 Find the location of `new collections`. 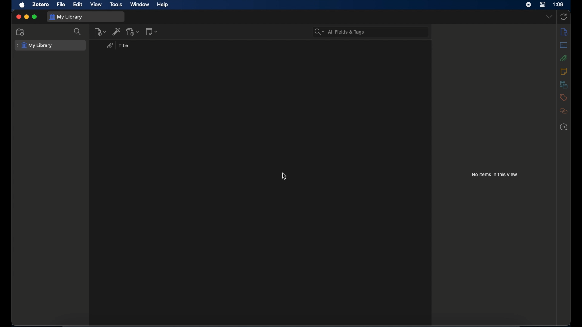

new collections is located at coordinates (21, 32).